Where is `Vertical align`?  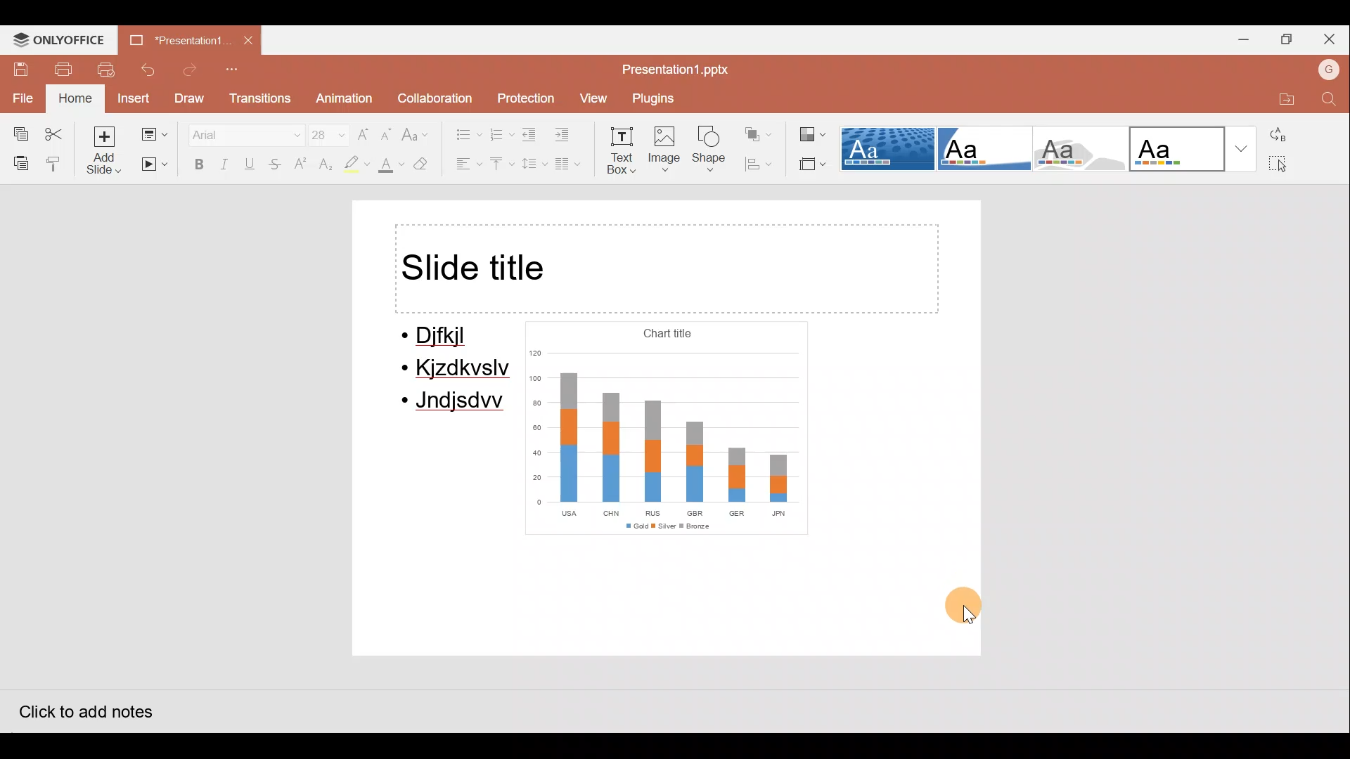 Vertical align is located at coordinates (499, 165).